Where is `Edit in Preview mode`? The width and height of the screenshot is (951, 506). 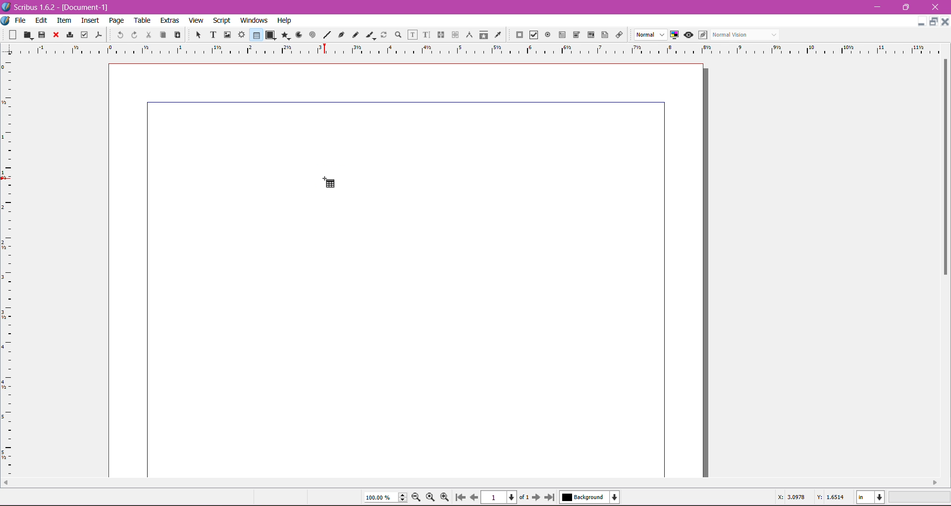 Edit in Preview mode is located at coordinates (702, 35).